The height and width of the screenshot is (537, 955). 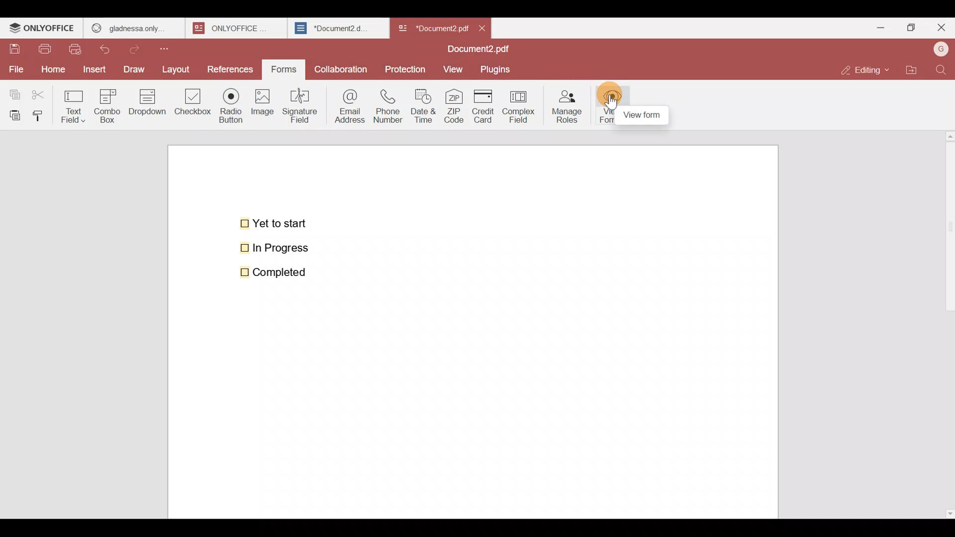 What do you see at coordinates (612, 98) in the screenshot?
I see `Cursor` at bounding box center [612, 98].